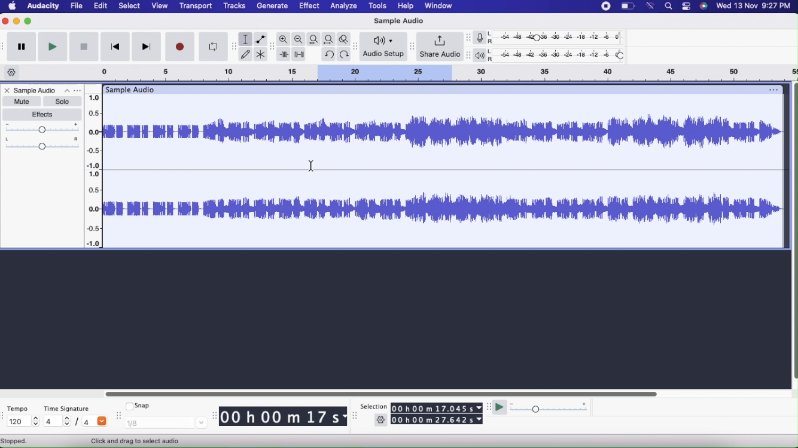 This screenshot has height=448, width=798. What do you see at coordinates (5, 415) in the screenshot?
I see `move toolbar` at bounding box center [5, 415].